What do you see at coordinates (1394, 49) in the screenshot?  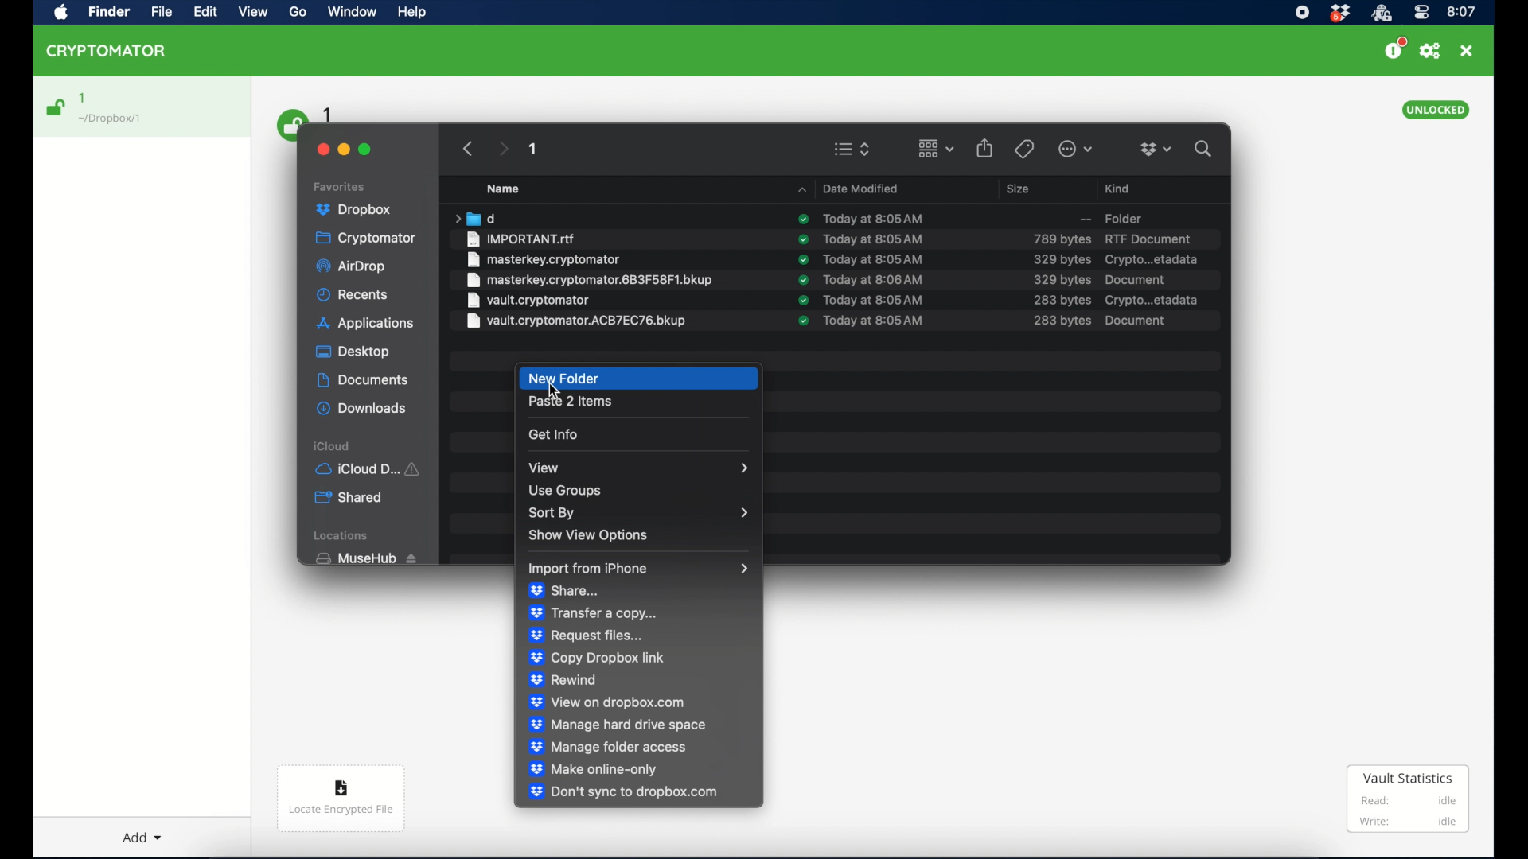 I see `support us` at bounding box center [1394, 49].